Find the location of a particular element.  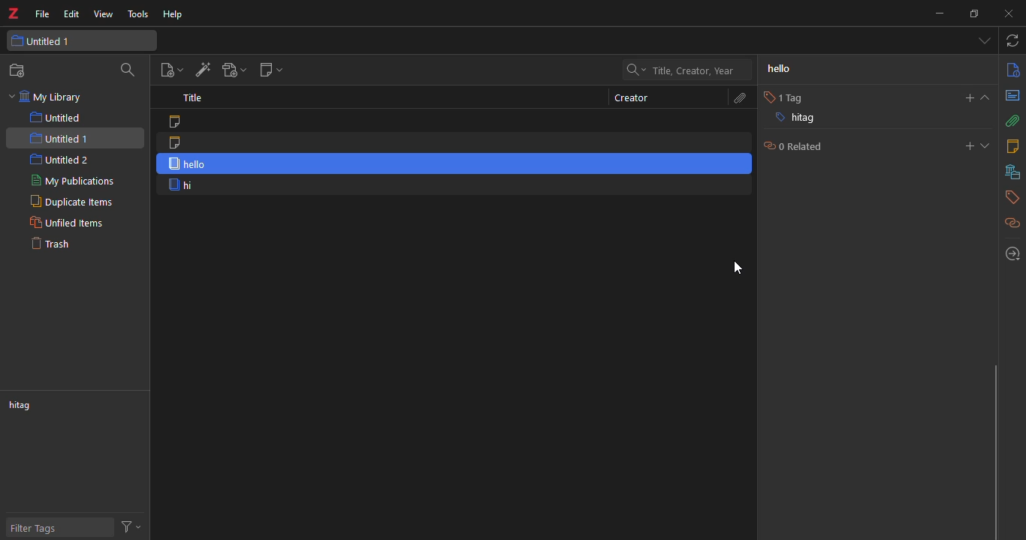

actions is located at coordinates (133, 526).